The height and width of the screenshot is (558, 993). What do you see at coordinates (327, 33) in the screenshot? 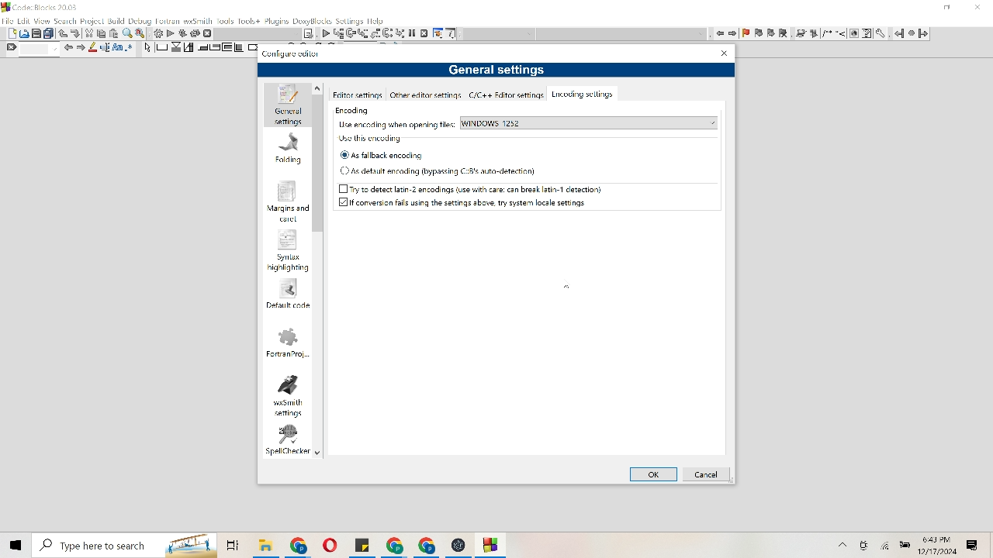
I see `Play` at bounding box center [327, 33].